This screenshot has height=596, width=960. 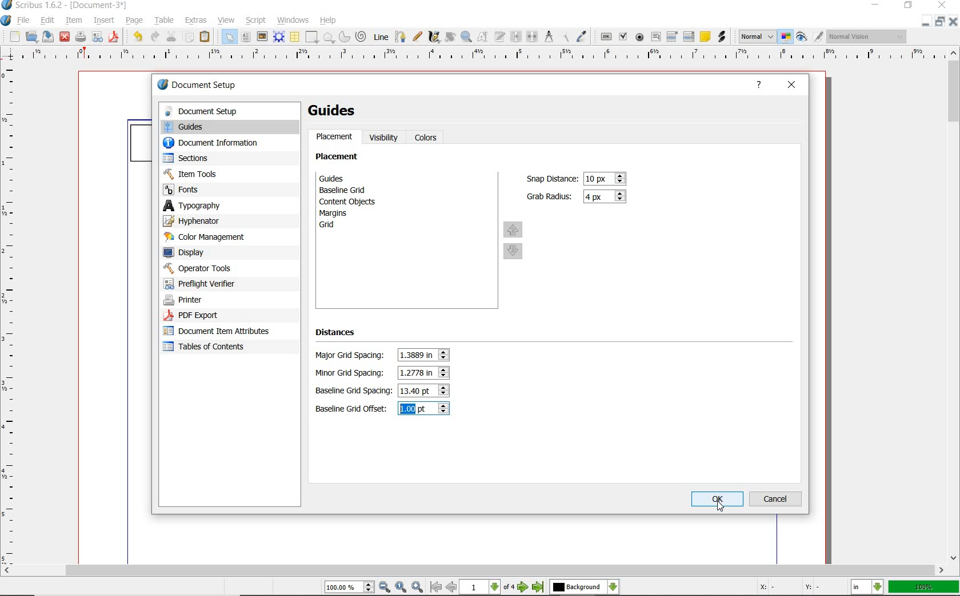 I want to click on pdf push button, so click(x=606, y=36).